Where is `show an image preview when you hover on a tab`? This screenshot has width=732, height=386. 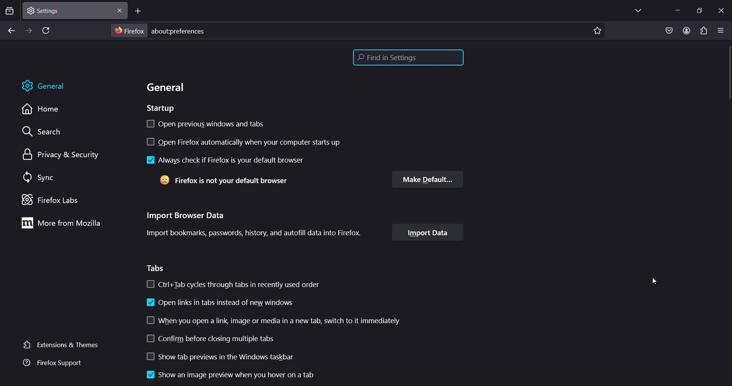
show an image preview when you hover on a tab is located at coordinates (229, 375).